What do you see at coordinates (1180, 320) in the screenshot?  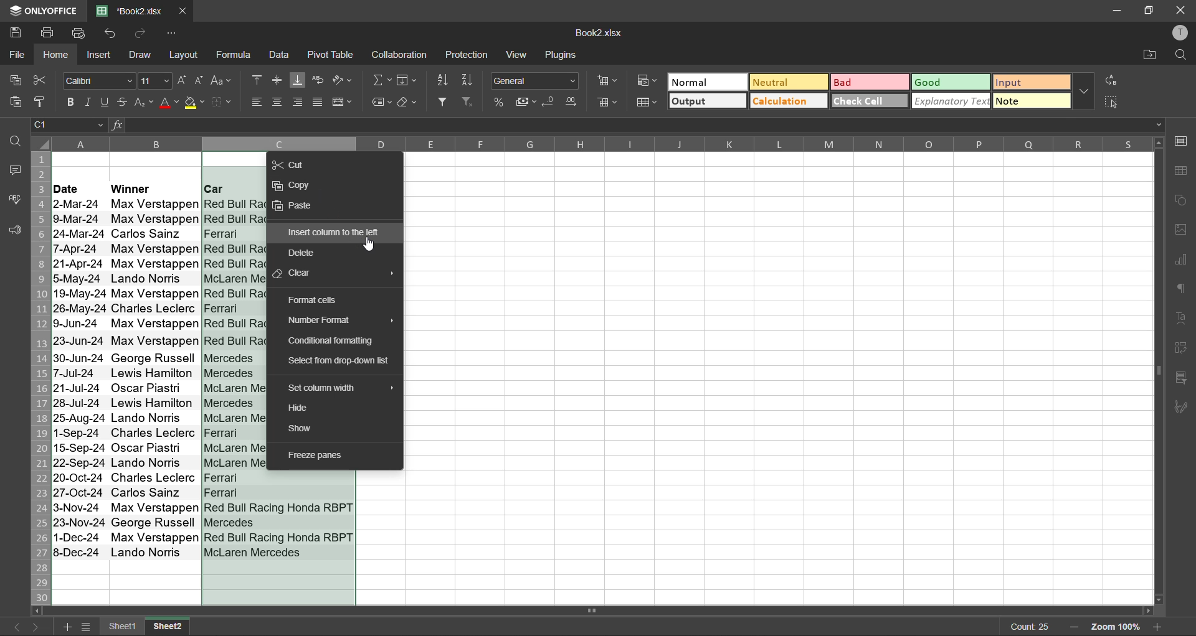 I see `text` at bounding box center [1180, 320].